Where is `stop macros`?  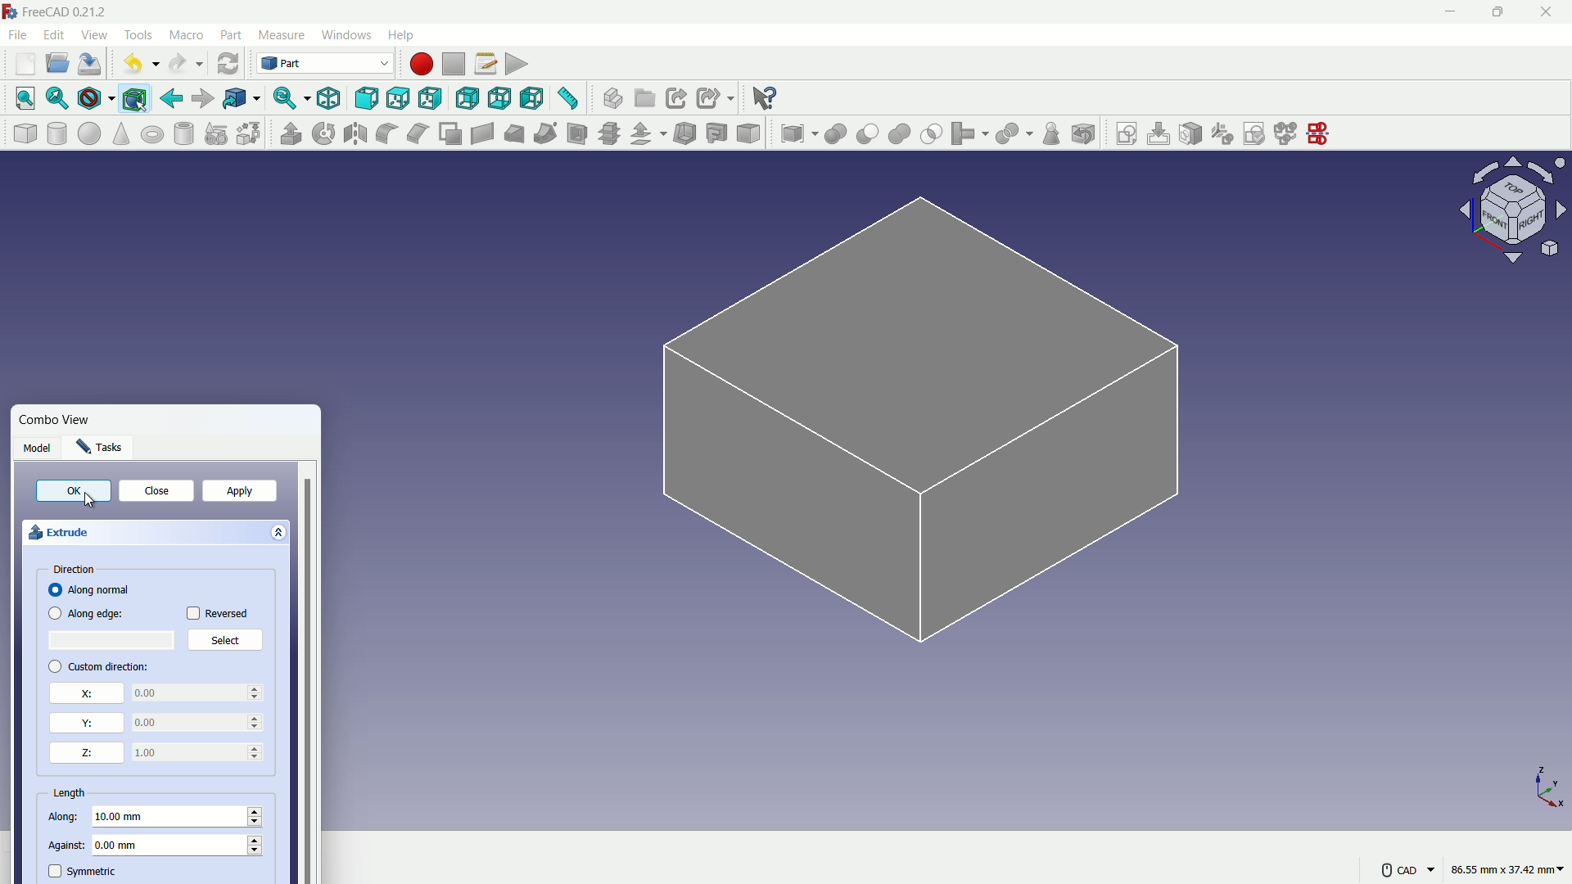 stop macros is located at coordinates (454, 65).